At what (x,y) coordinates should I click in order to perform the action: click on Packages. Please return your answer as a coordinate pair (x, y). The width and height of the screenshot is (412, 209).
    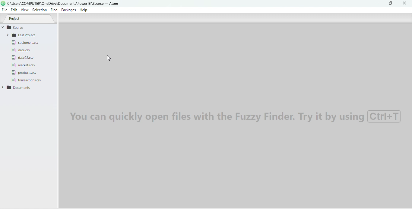
    Looking at the image, I should click on (68, 11).